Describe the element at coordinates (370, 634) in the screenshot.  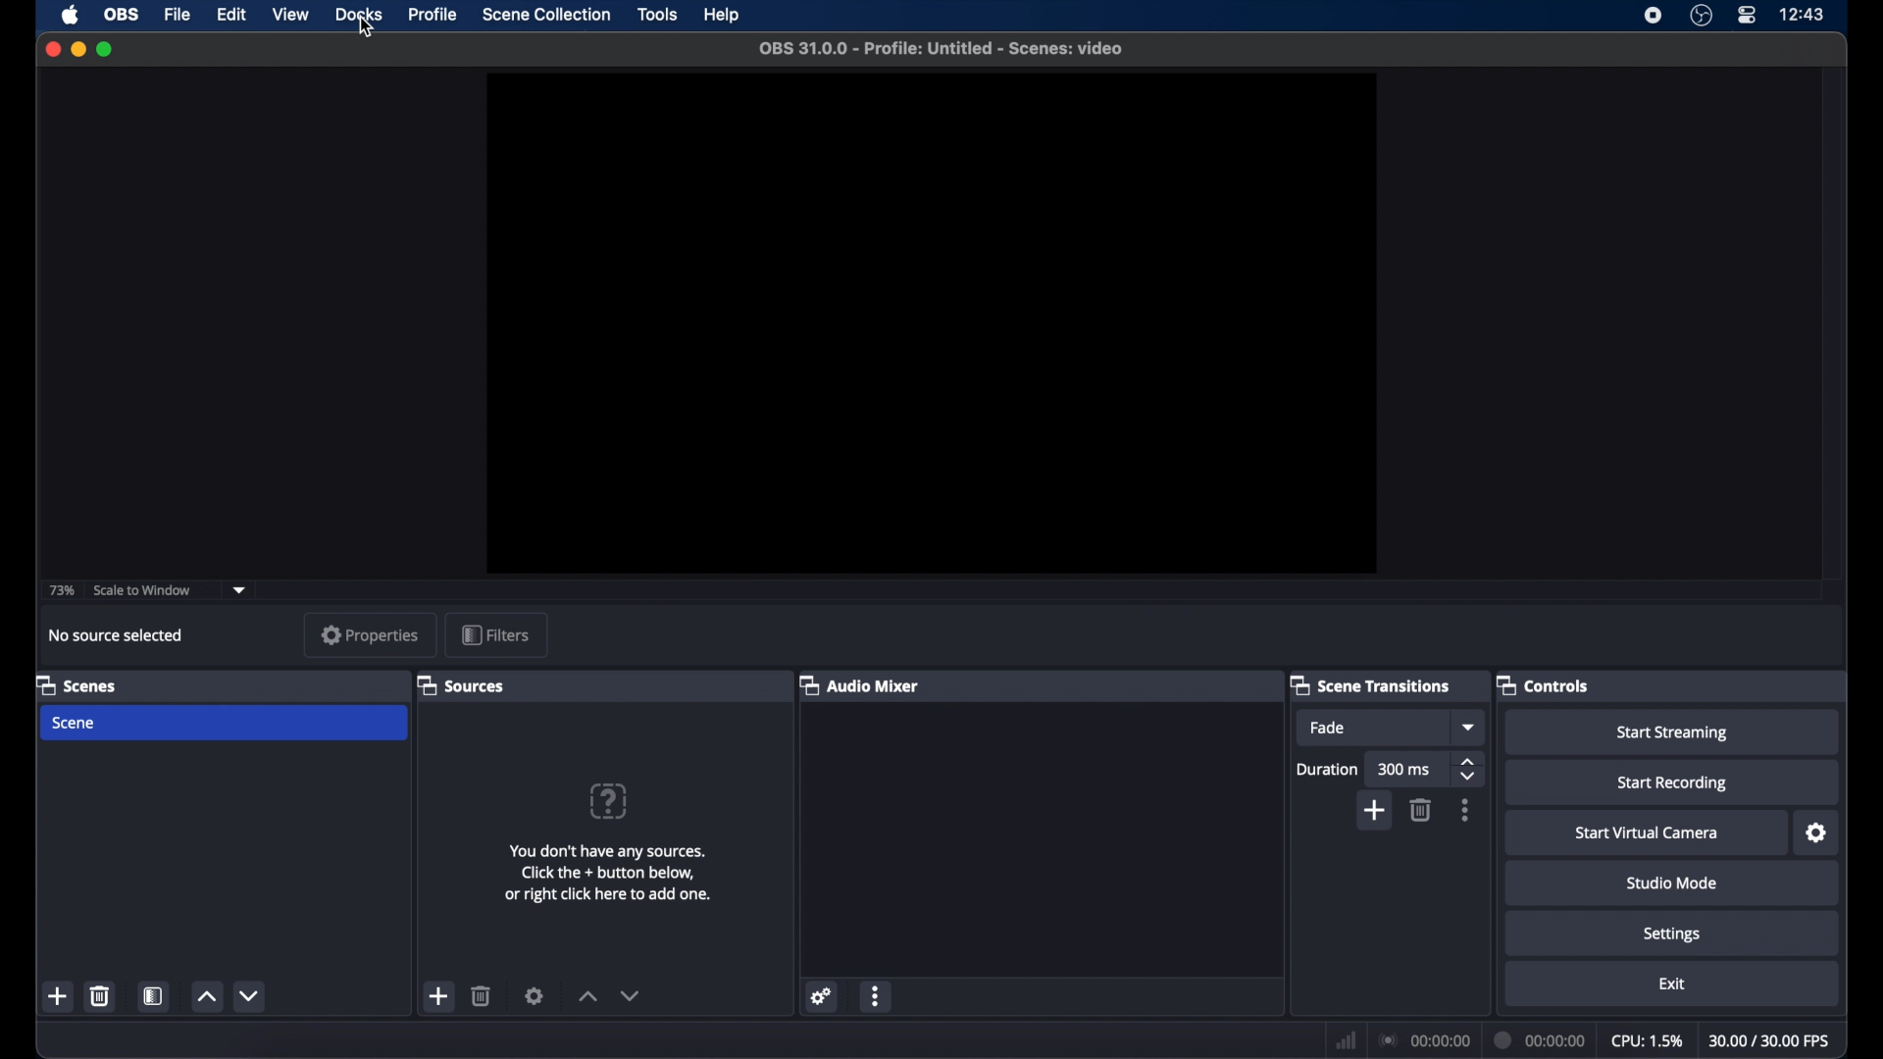
I see `properties` at that location.